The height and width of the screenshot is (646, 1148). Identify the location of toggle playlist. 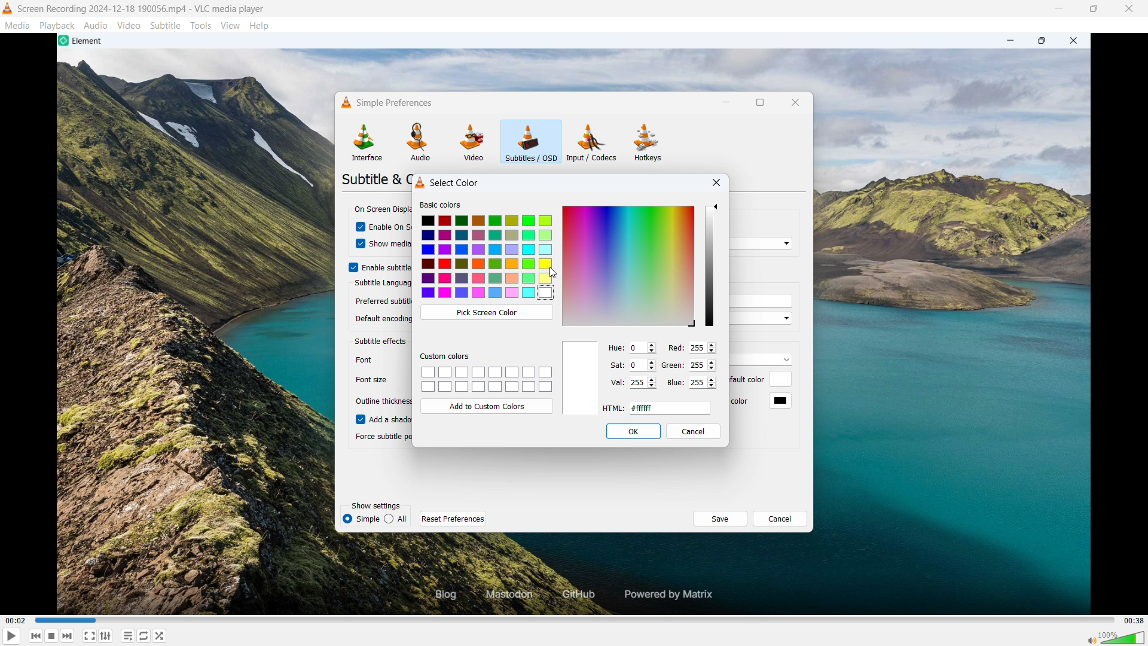
(128, 636).